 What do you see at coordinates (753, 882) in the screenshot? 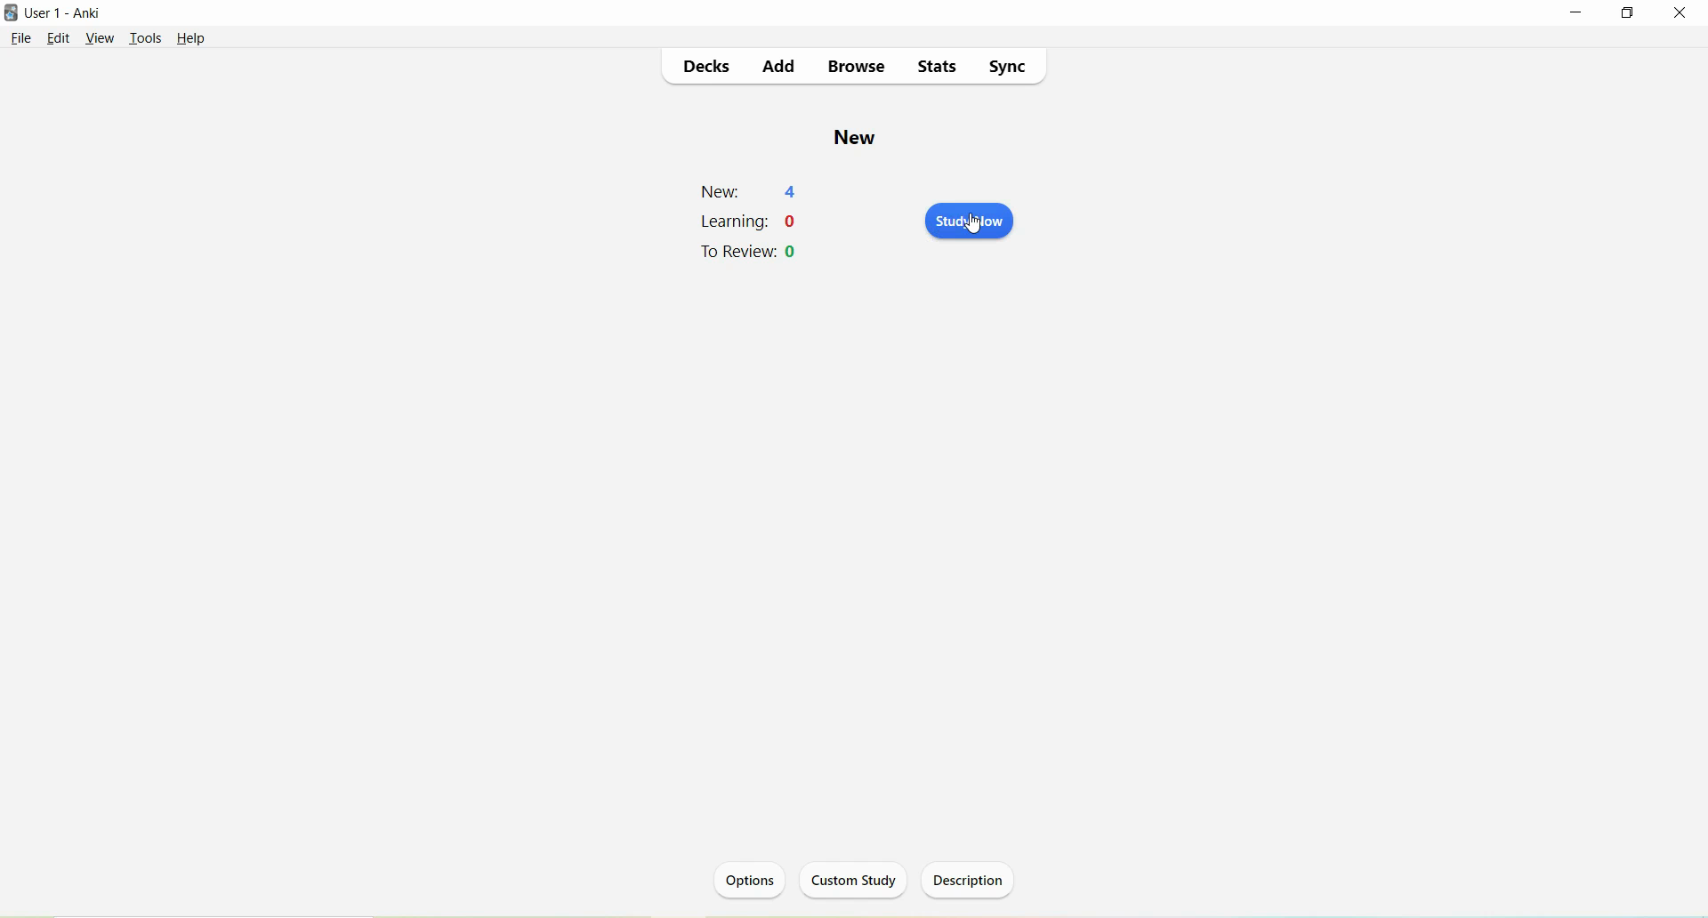
I see `Options` at bounding box center [753, 882].